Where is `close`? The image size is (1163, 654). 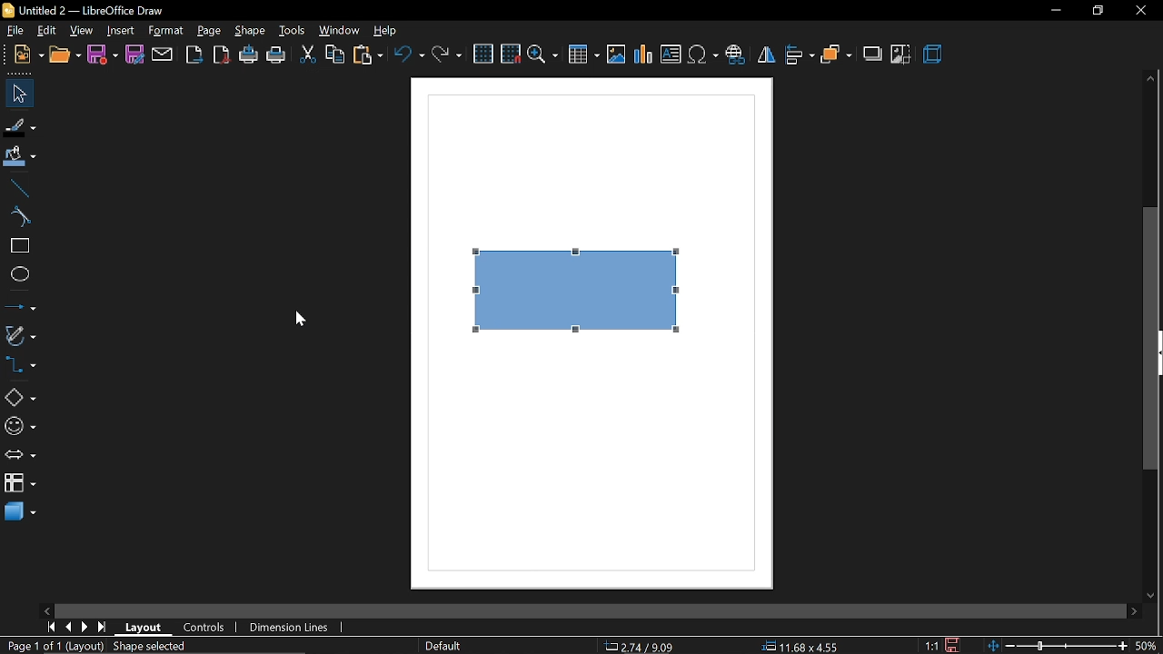 close is located at coordinates (1141, 11).